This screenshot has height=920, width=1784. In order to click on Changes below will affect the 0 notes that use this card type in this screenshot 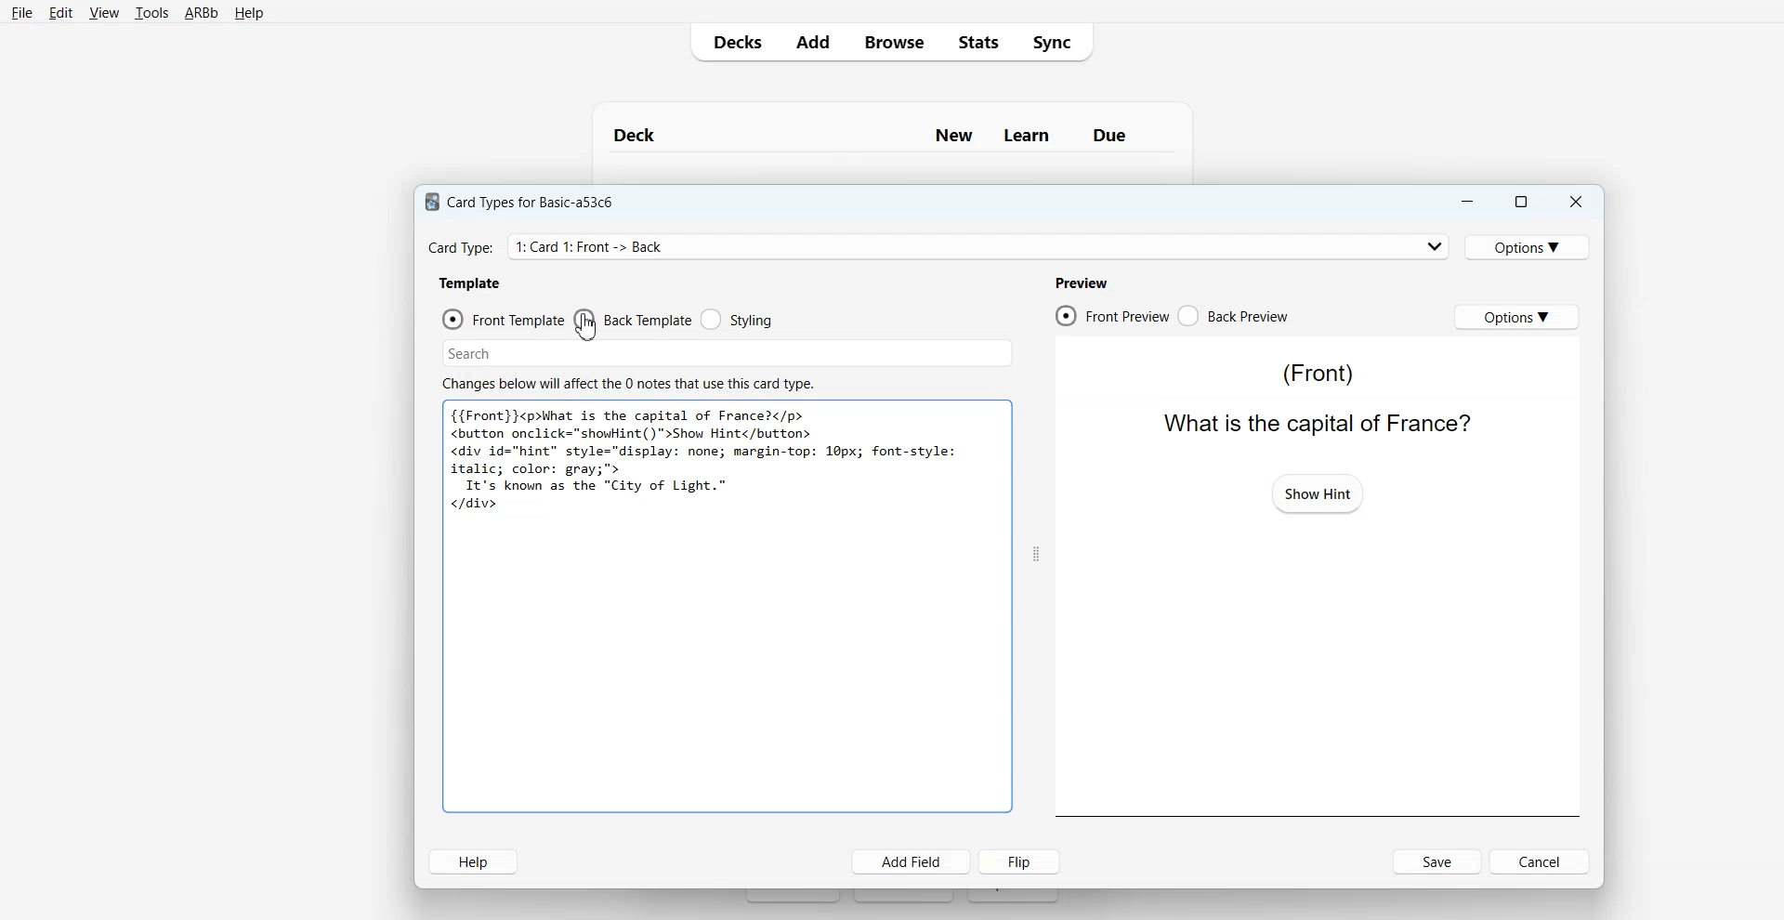, I will do `click(636, 384)`.